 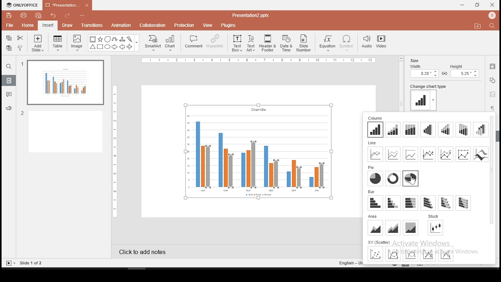 I want to click on text box, so click(x=237, y=43).